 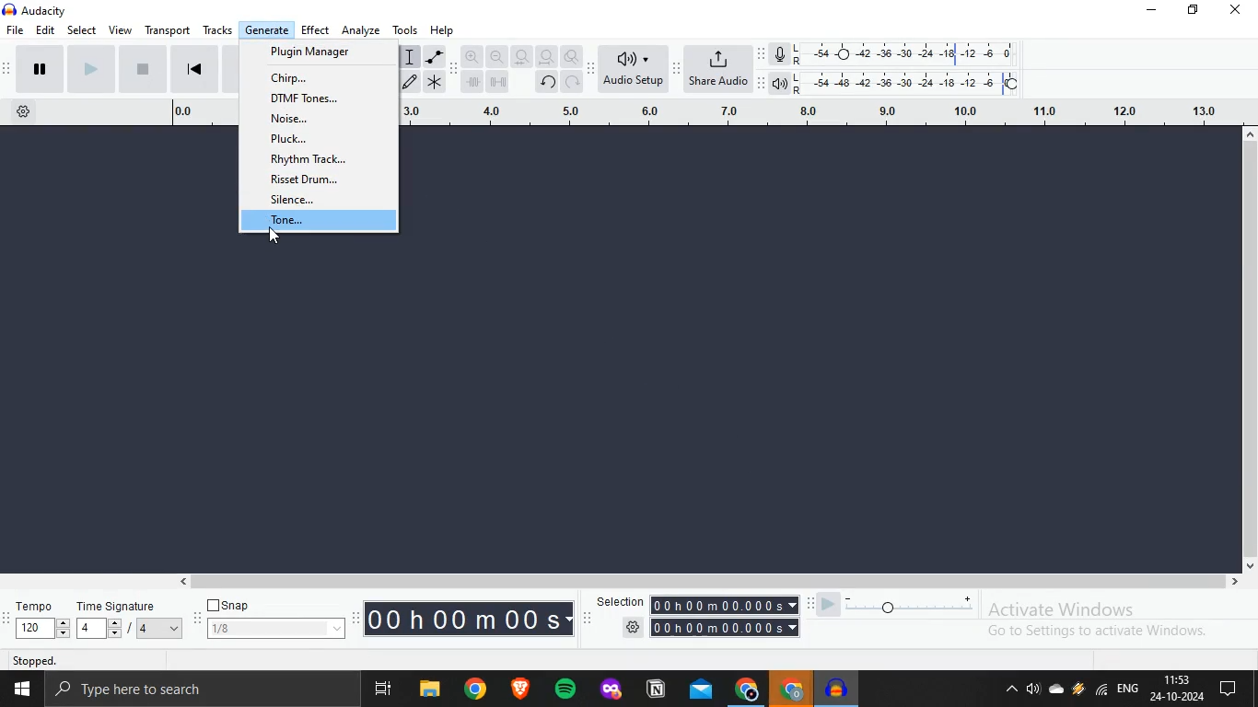 I want to click on Maximize, so click(x=1196, y=12).